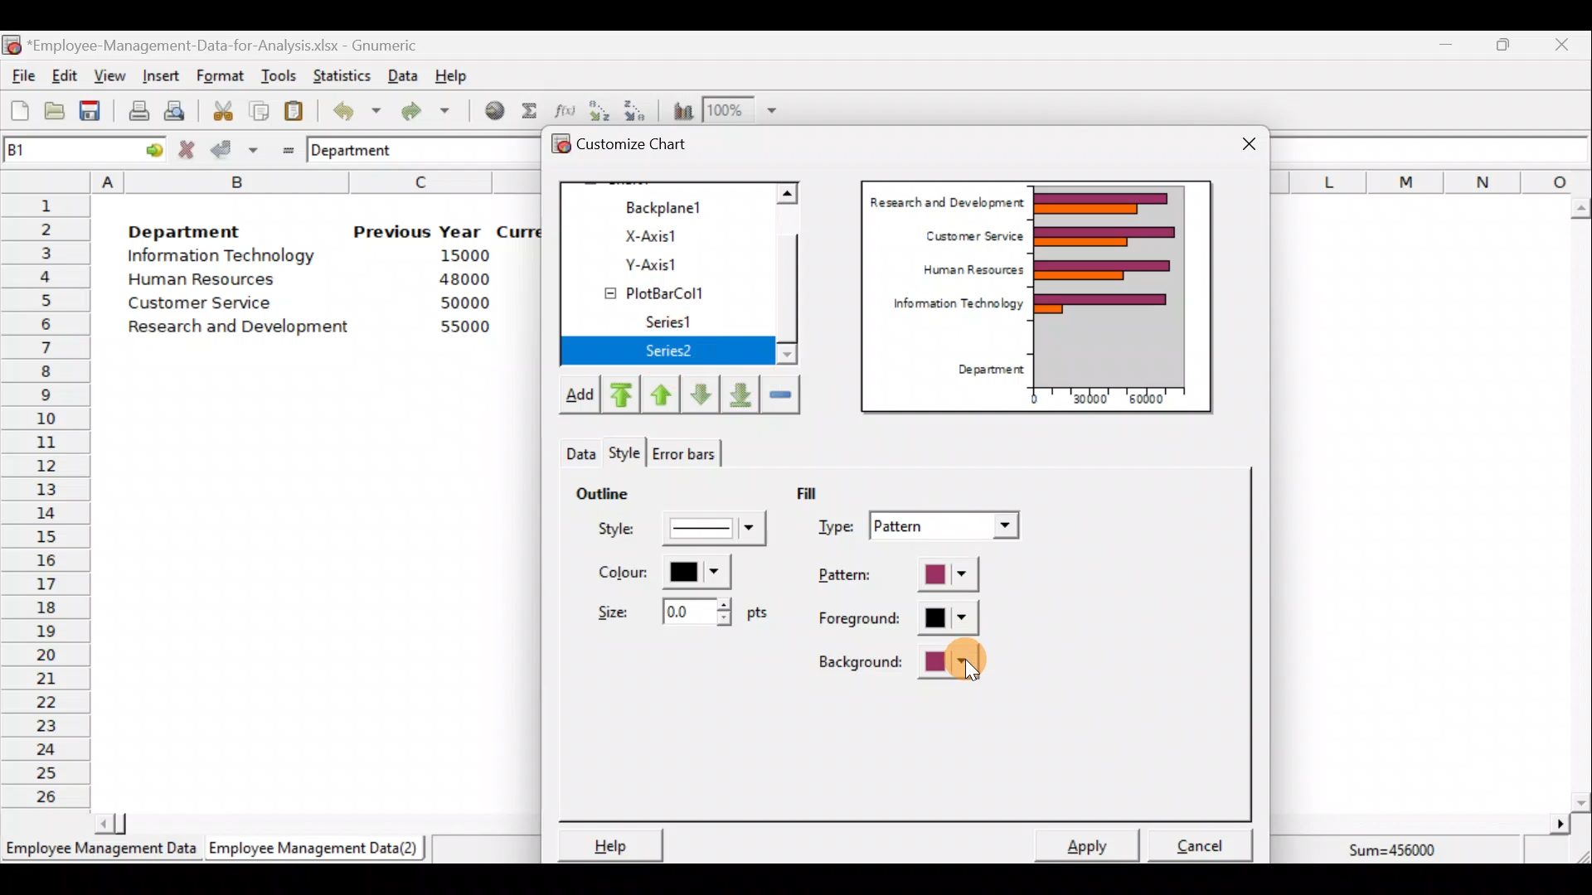 The image size is (1592, 895). I want to click on 30000, so click(1089, 397).